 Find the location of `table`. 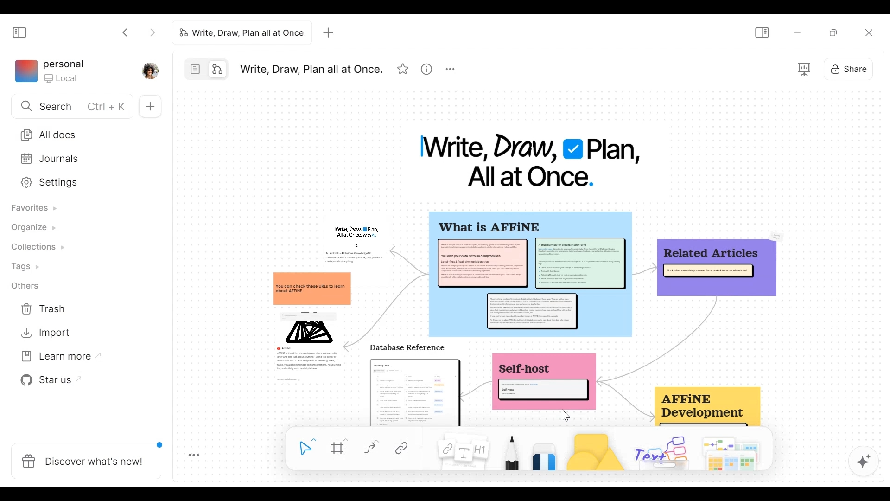

table is located at coordinates (732, 451).